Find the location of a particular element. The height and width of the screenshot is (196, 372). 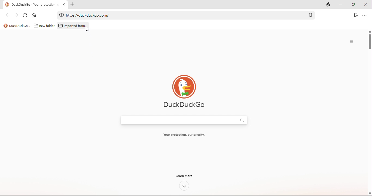

track tab is located at coordinates (330, 4).